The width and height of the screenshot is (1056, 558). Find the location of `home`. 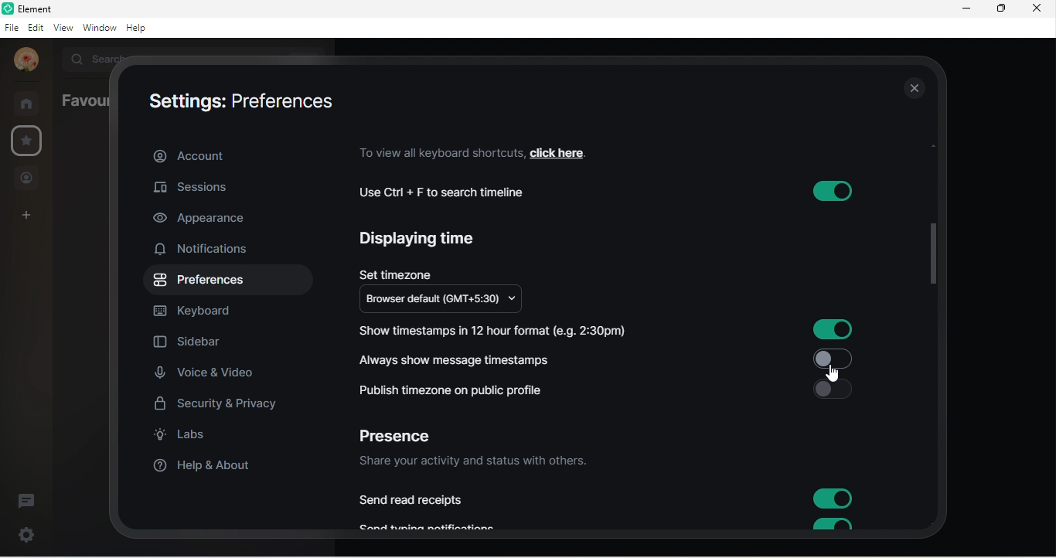

home is located at coordinates (28, 103).